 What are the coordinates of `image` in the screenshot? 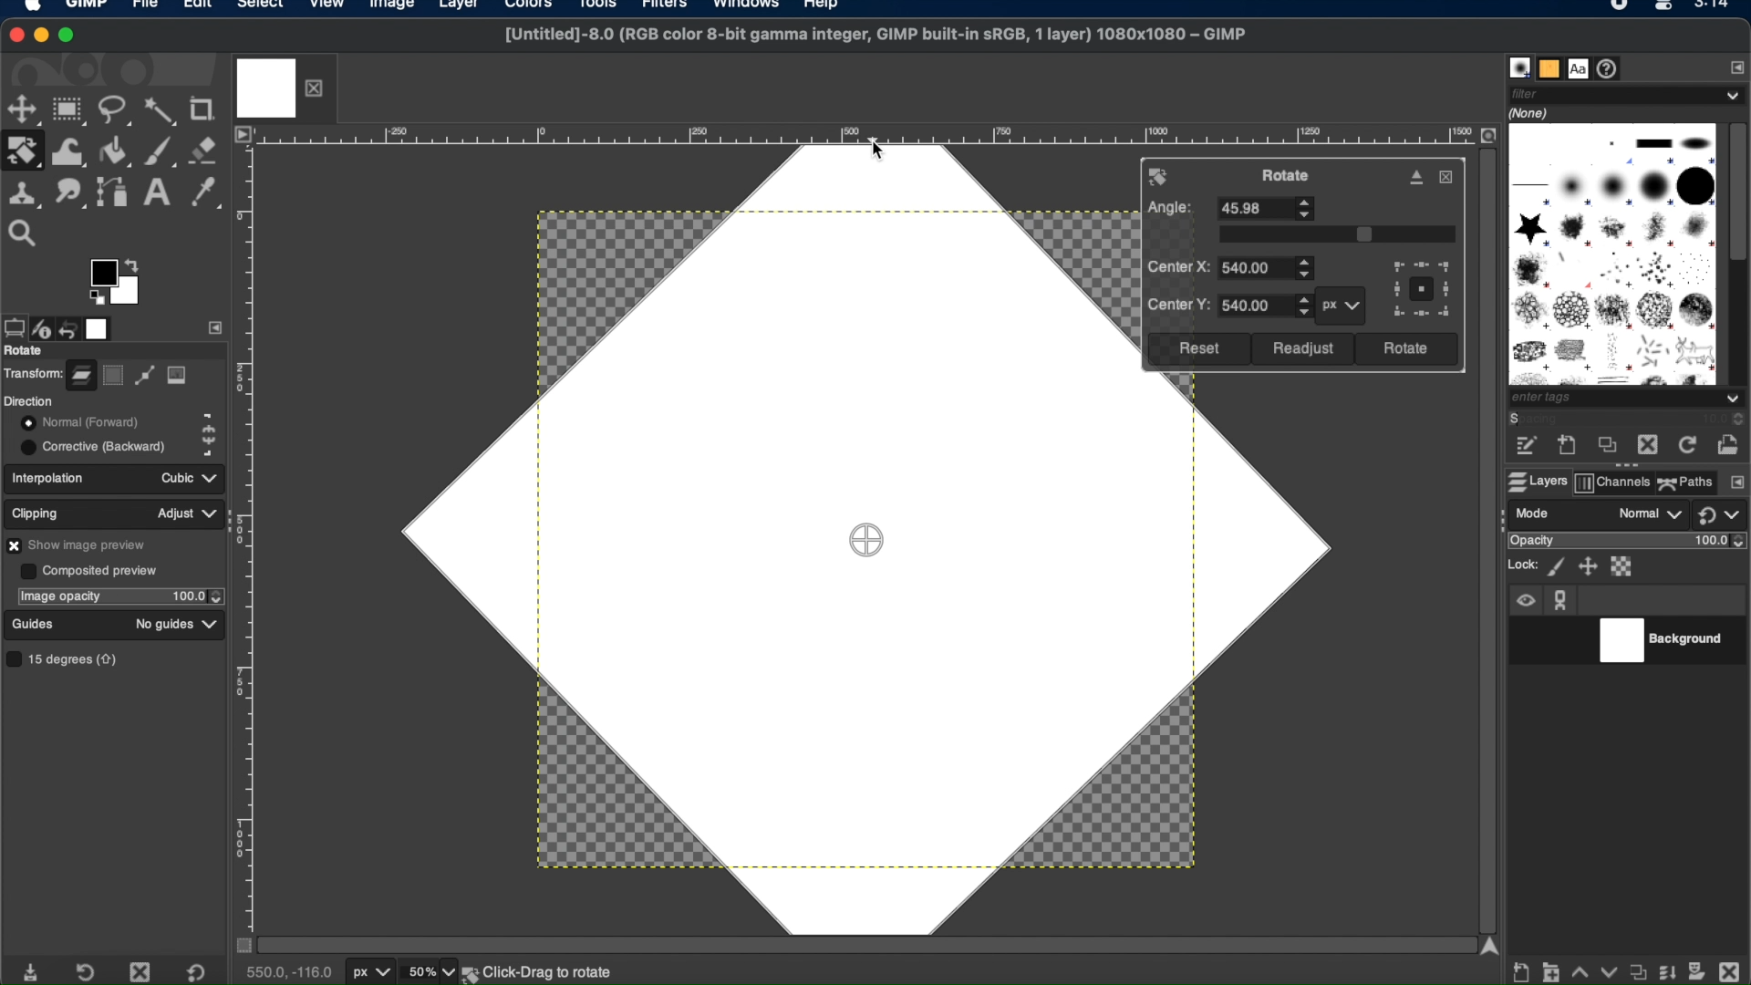 It's located at (389, 7).